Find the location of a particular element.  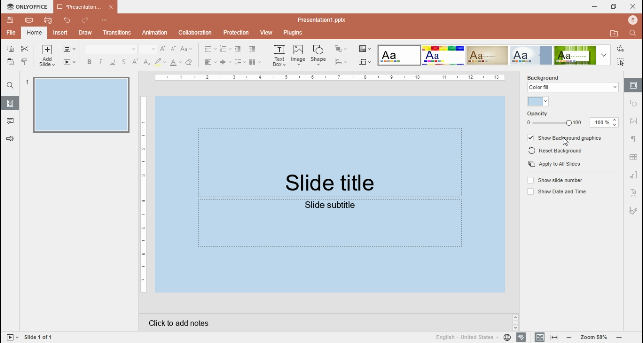

insert is located at coordinates (60, 33).